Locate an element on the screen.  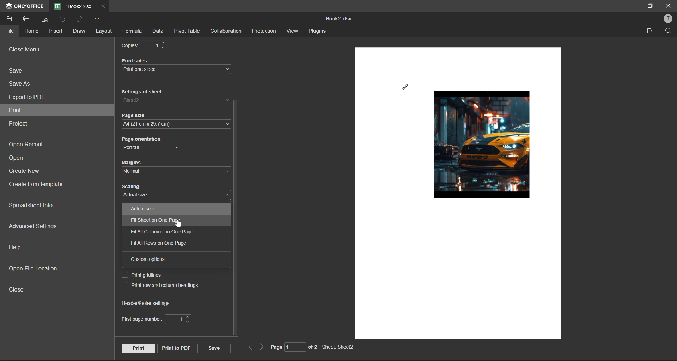
data is located at coordinates (160, 30).